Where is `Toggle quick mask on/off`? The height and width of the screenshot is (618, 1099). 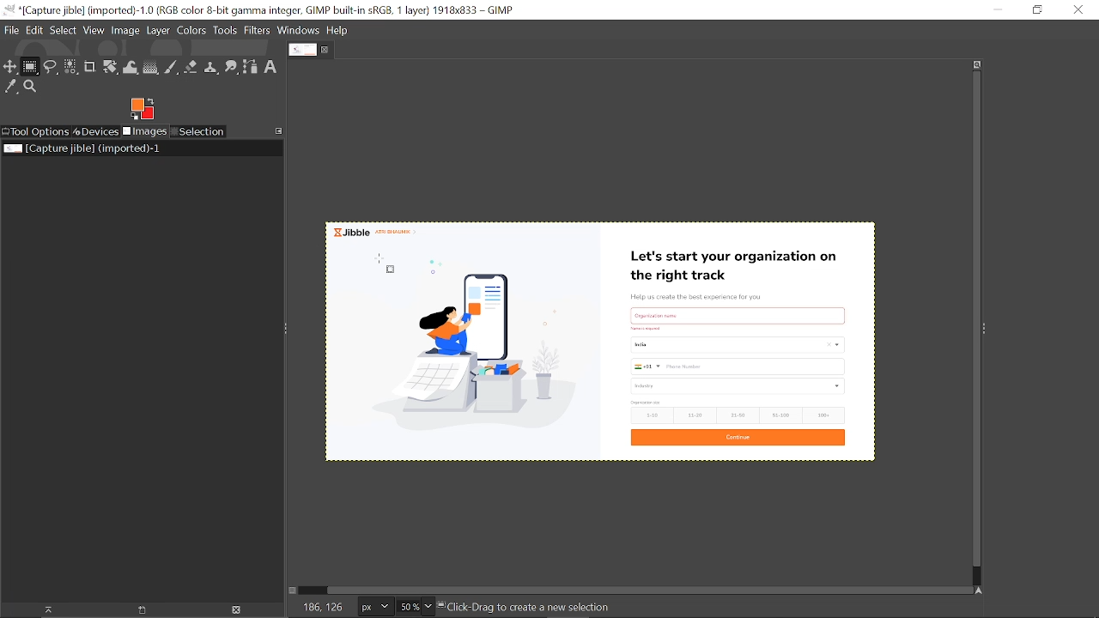 Toggle quick mask on/off is located at coordinates (295, 591).